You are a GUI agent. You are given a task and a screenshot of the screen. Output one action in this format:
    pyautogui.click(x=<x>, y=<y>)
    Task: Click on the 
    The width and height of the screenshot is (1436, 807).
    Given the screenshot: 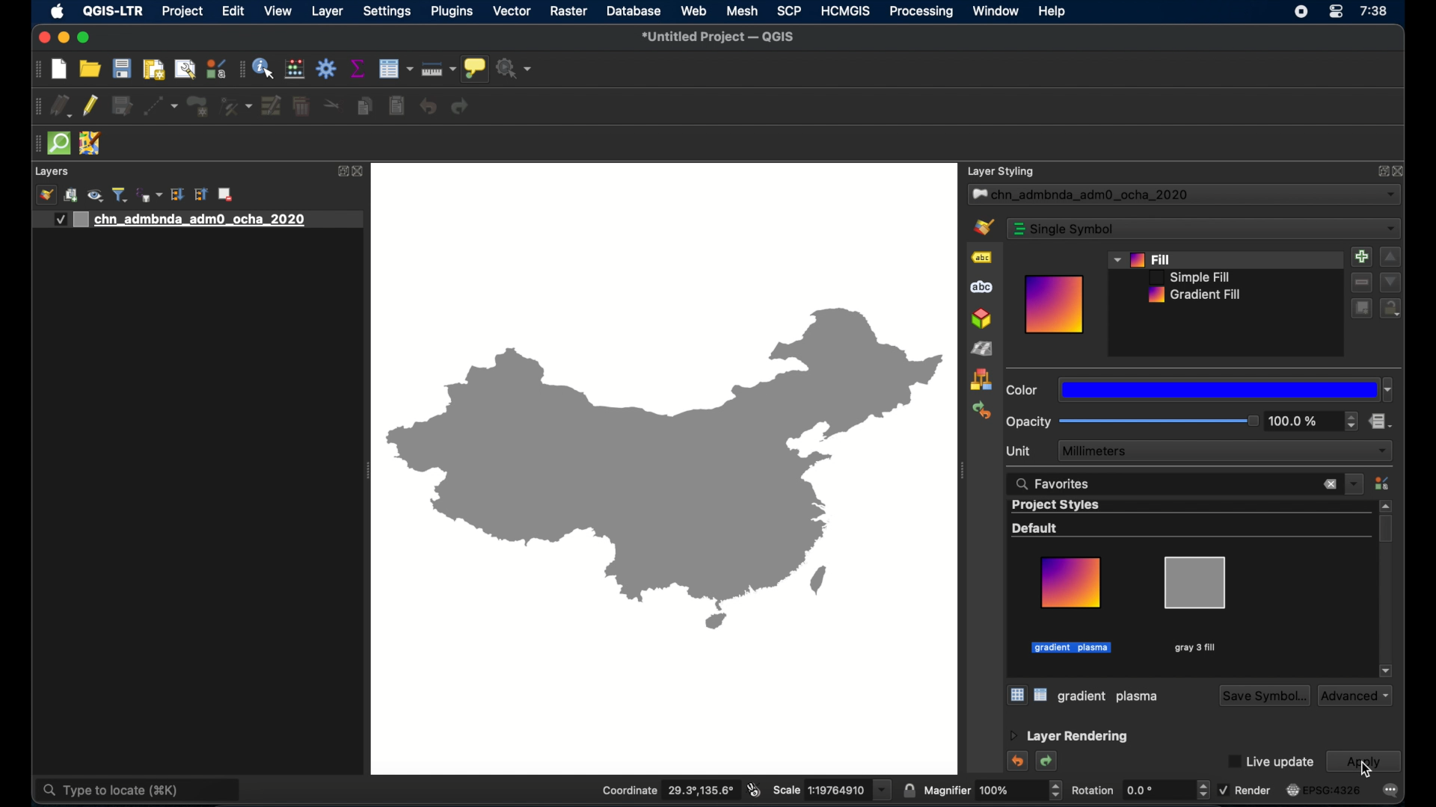 What is the action you would take?
    pyautogui.click(x=666, y=790)
    